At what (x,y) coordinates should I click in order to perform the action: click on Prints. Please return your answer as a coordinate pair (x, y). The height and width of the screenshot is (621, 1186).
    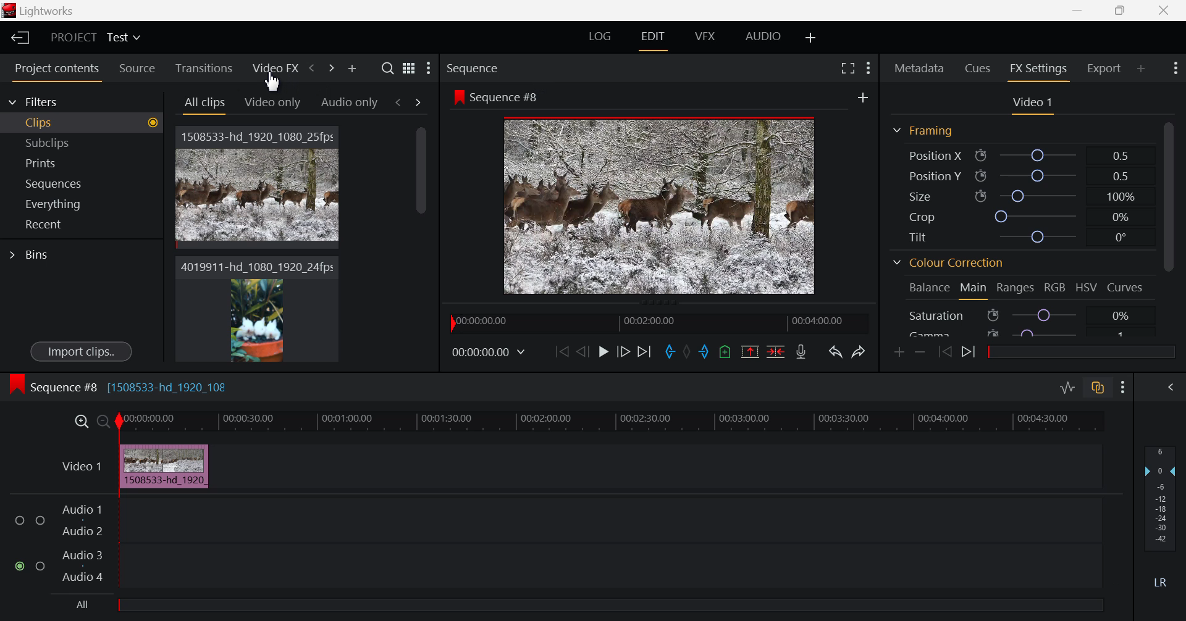
    Looking at the image, I should click on (78, 162).